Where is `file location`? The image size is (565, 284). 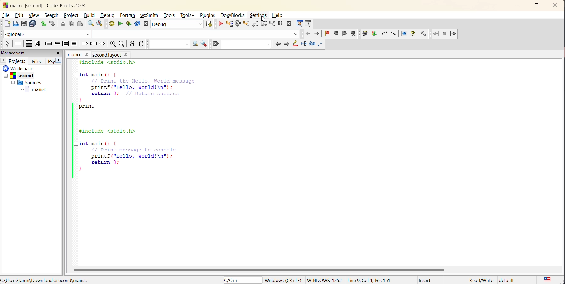 file location is located at coordinates (45, 280).